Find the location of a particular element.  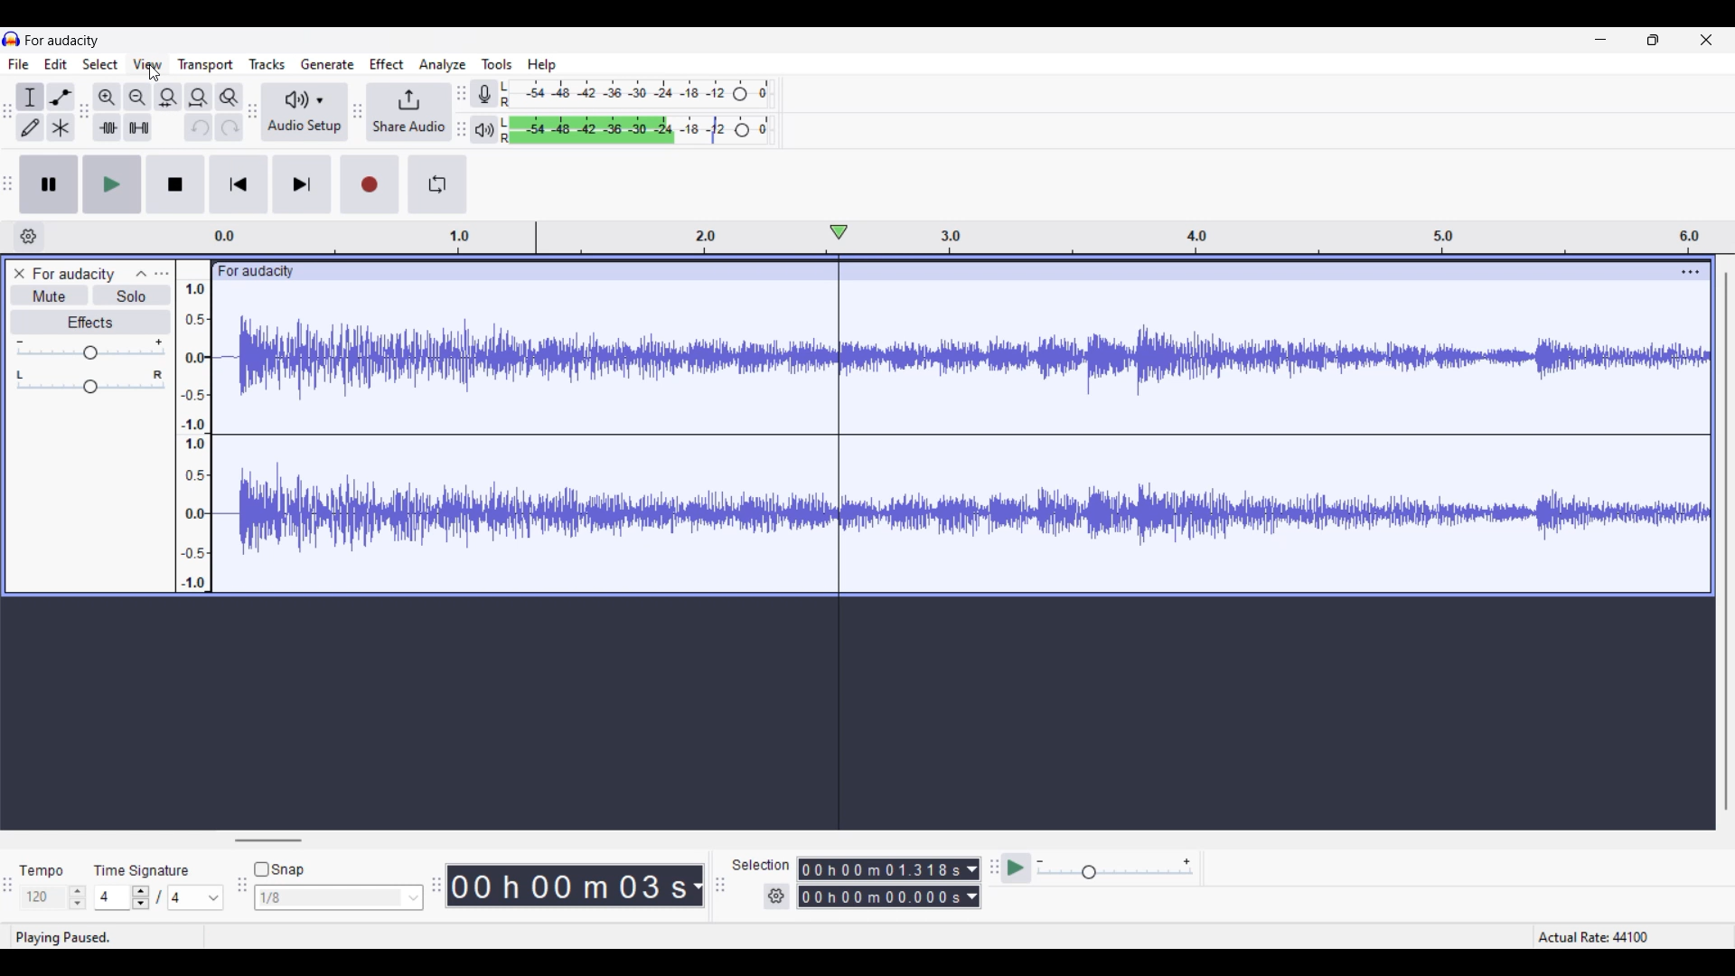

Selection settings is located at coordinates (776, 896).